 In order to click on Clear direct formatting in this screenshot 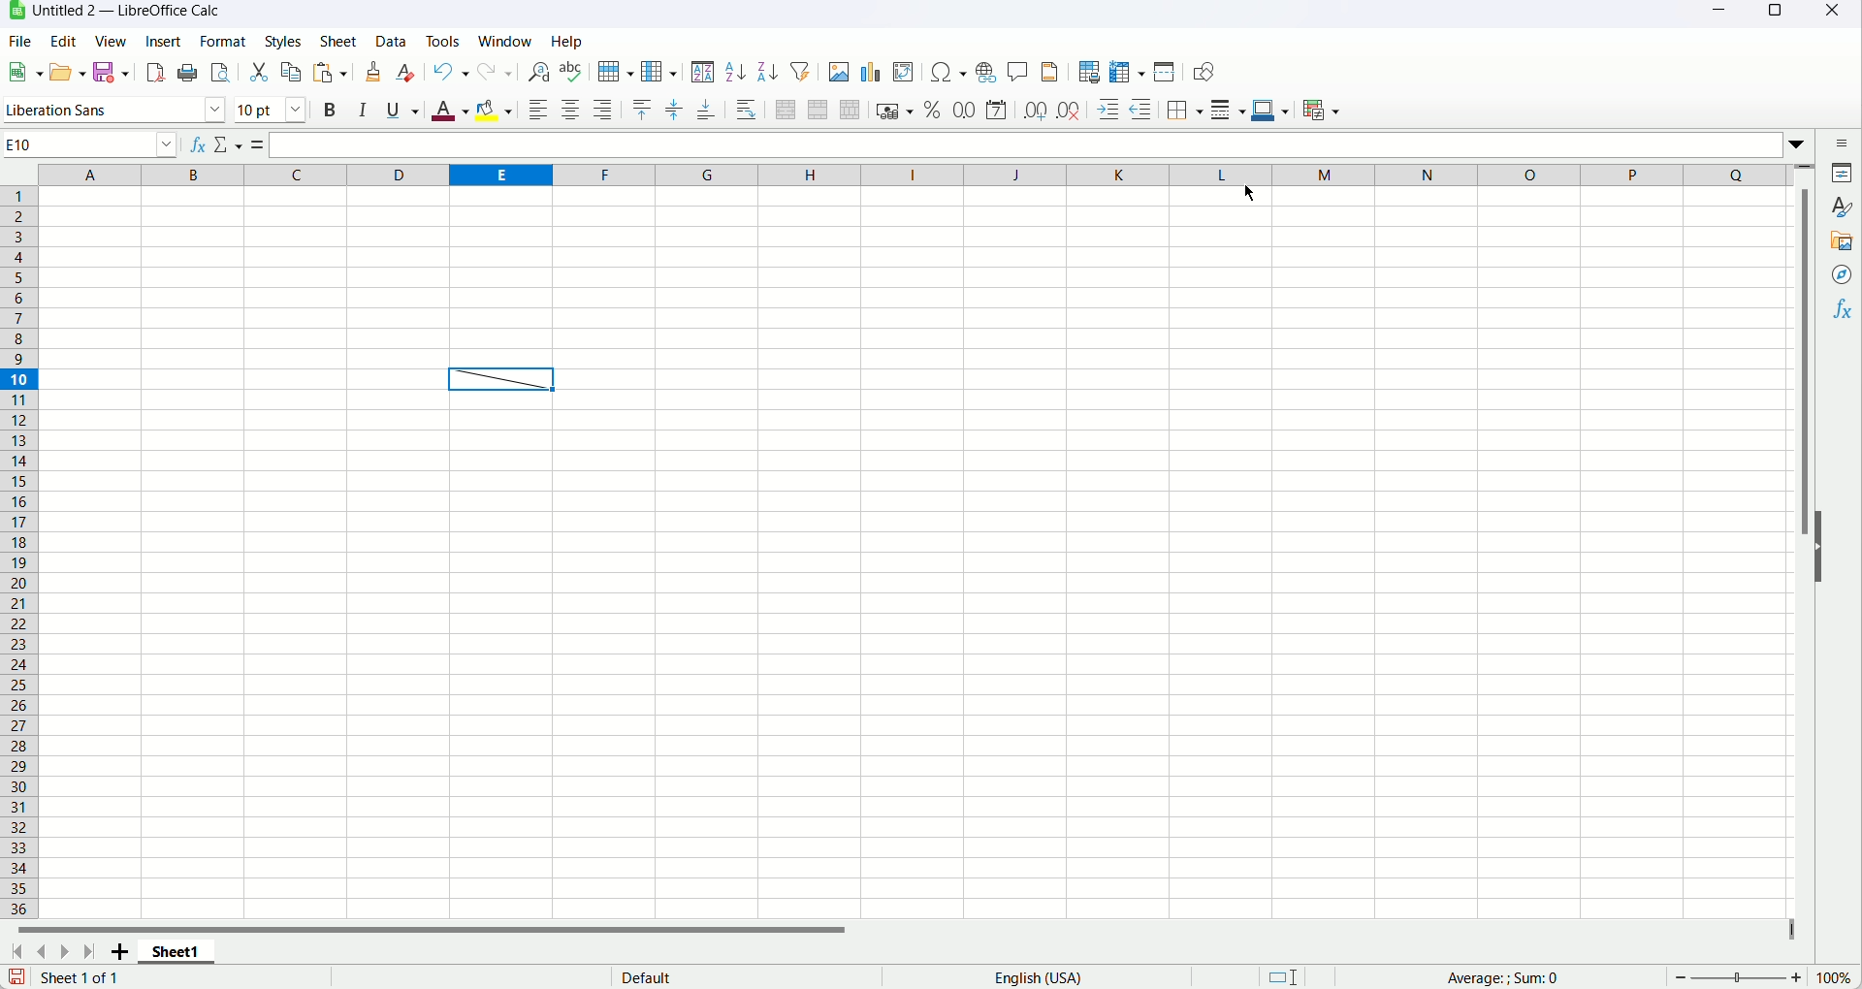, I will do `click(406, 73)`.